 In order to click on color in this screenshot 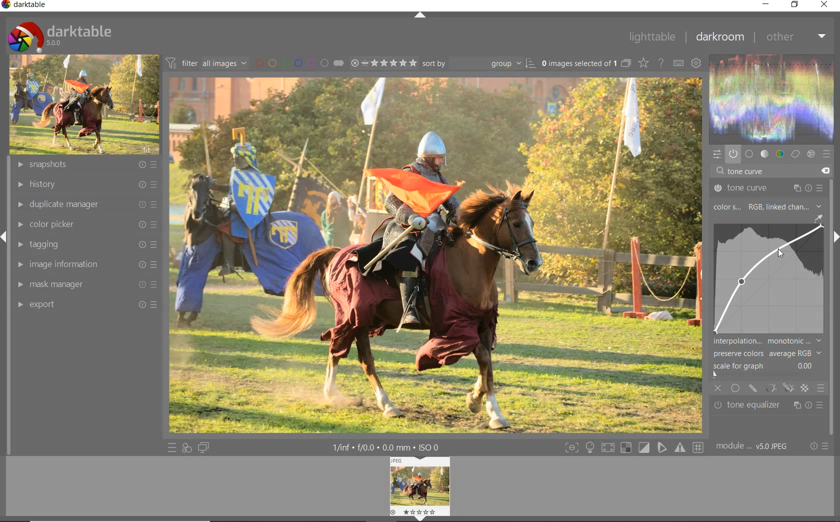, I will do `click(780, 154)`.